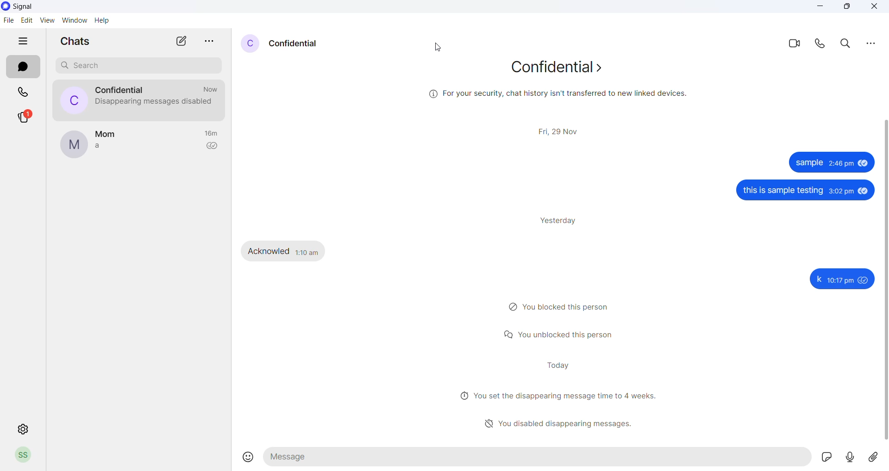 The image size is (889, 471). What do you see at coordinates (76, 21) in the screenshot?
I see `window` at bounding box center [76, 21].